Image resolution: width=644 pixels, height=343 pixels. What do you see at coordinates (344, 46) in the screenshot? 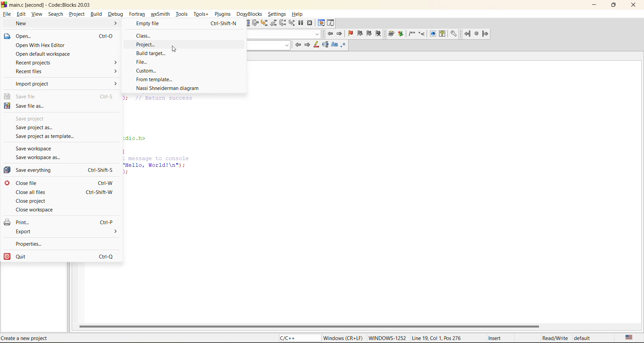
I see `use regex` at bounding box center [344, 46].